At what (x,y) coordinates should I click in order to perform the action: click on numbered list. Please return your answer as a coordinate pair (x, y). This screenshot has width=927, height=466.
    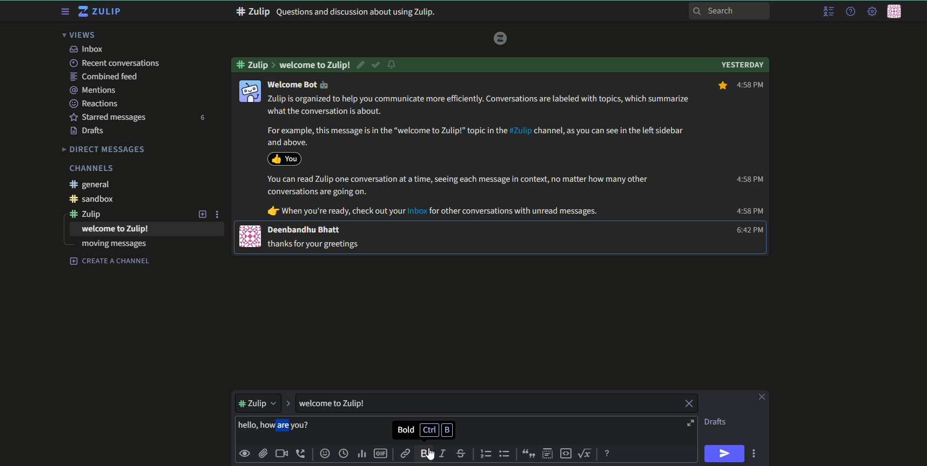
    Looking at the image, I should click on (486, 454).